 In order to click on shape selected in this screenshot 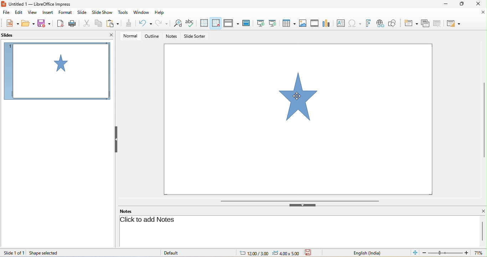, I will do `click(45, 253)`.